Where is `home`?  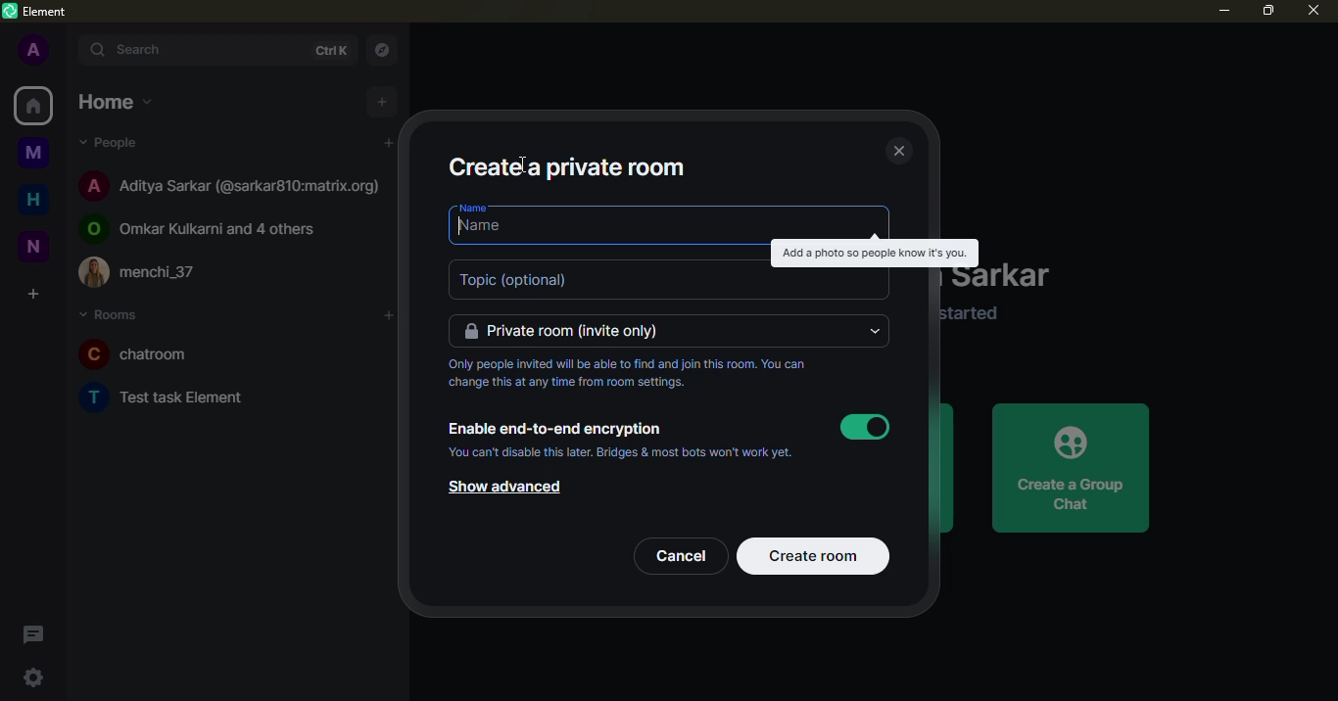 home is located at coordinates (34, 200).